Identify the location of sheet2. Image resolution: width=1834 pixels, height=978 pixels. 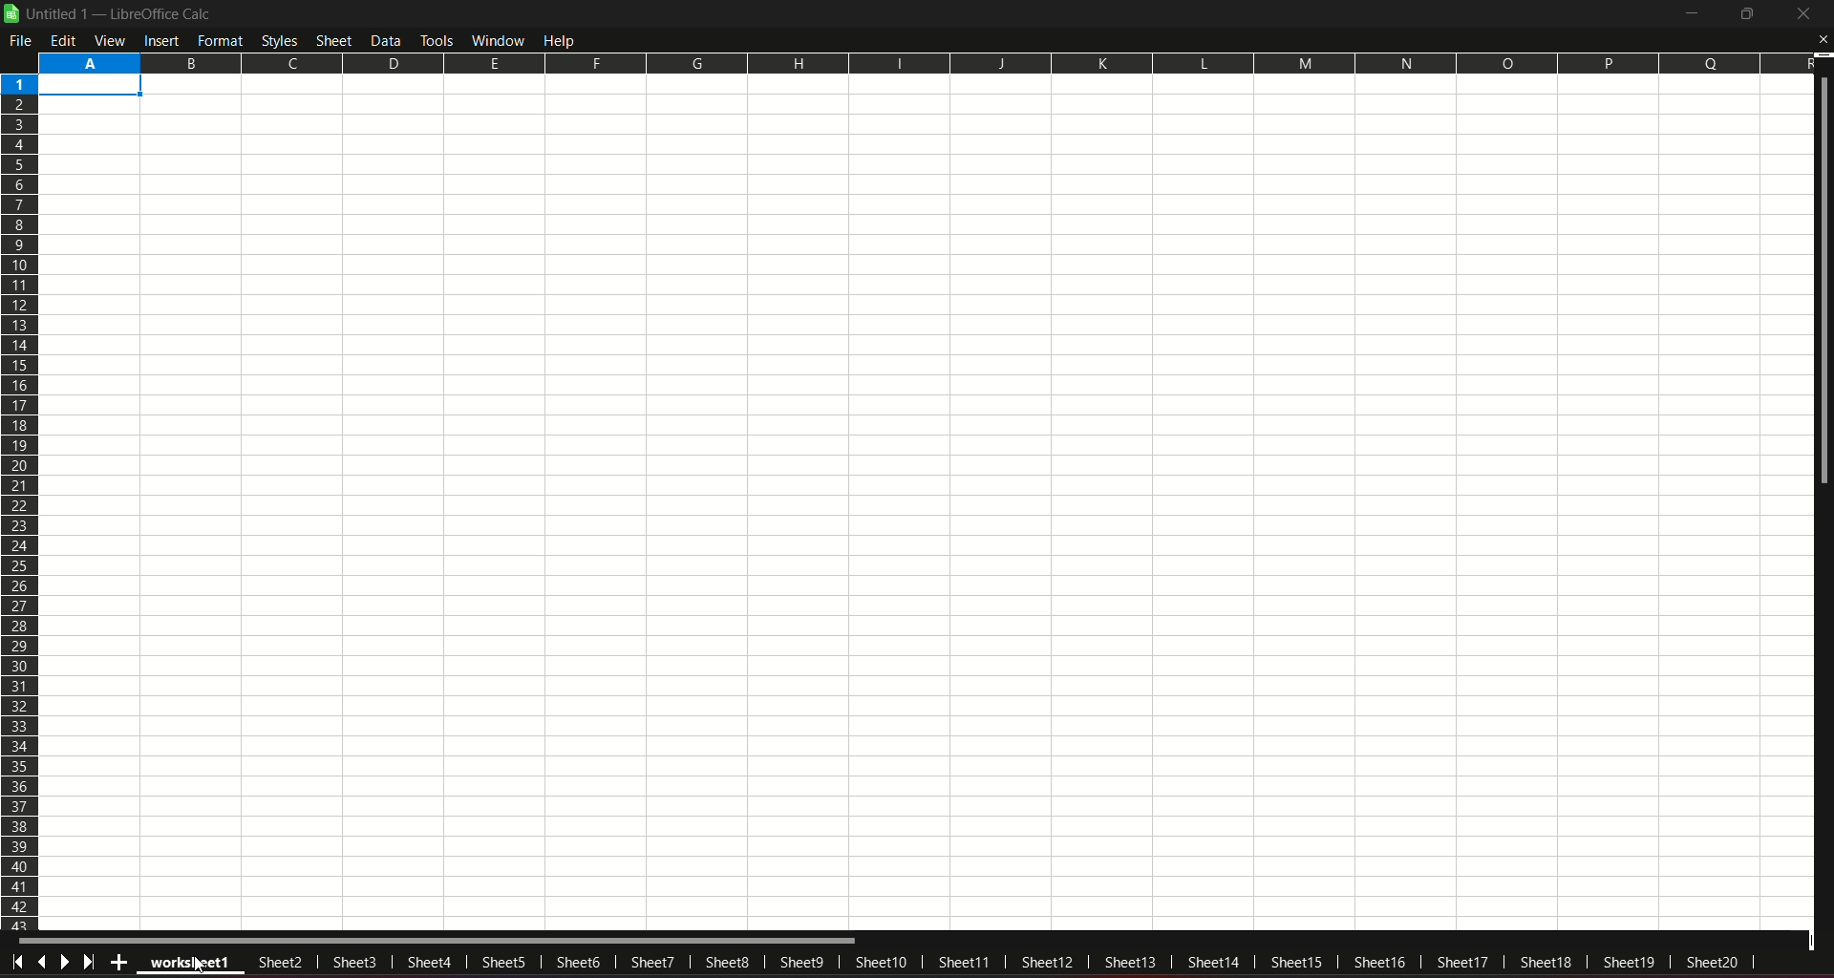
(276, 965).